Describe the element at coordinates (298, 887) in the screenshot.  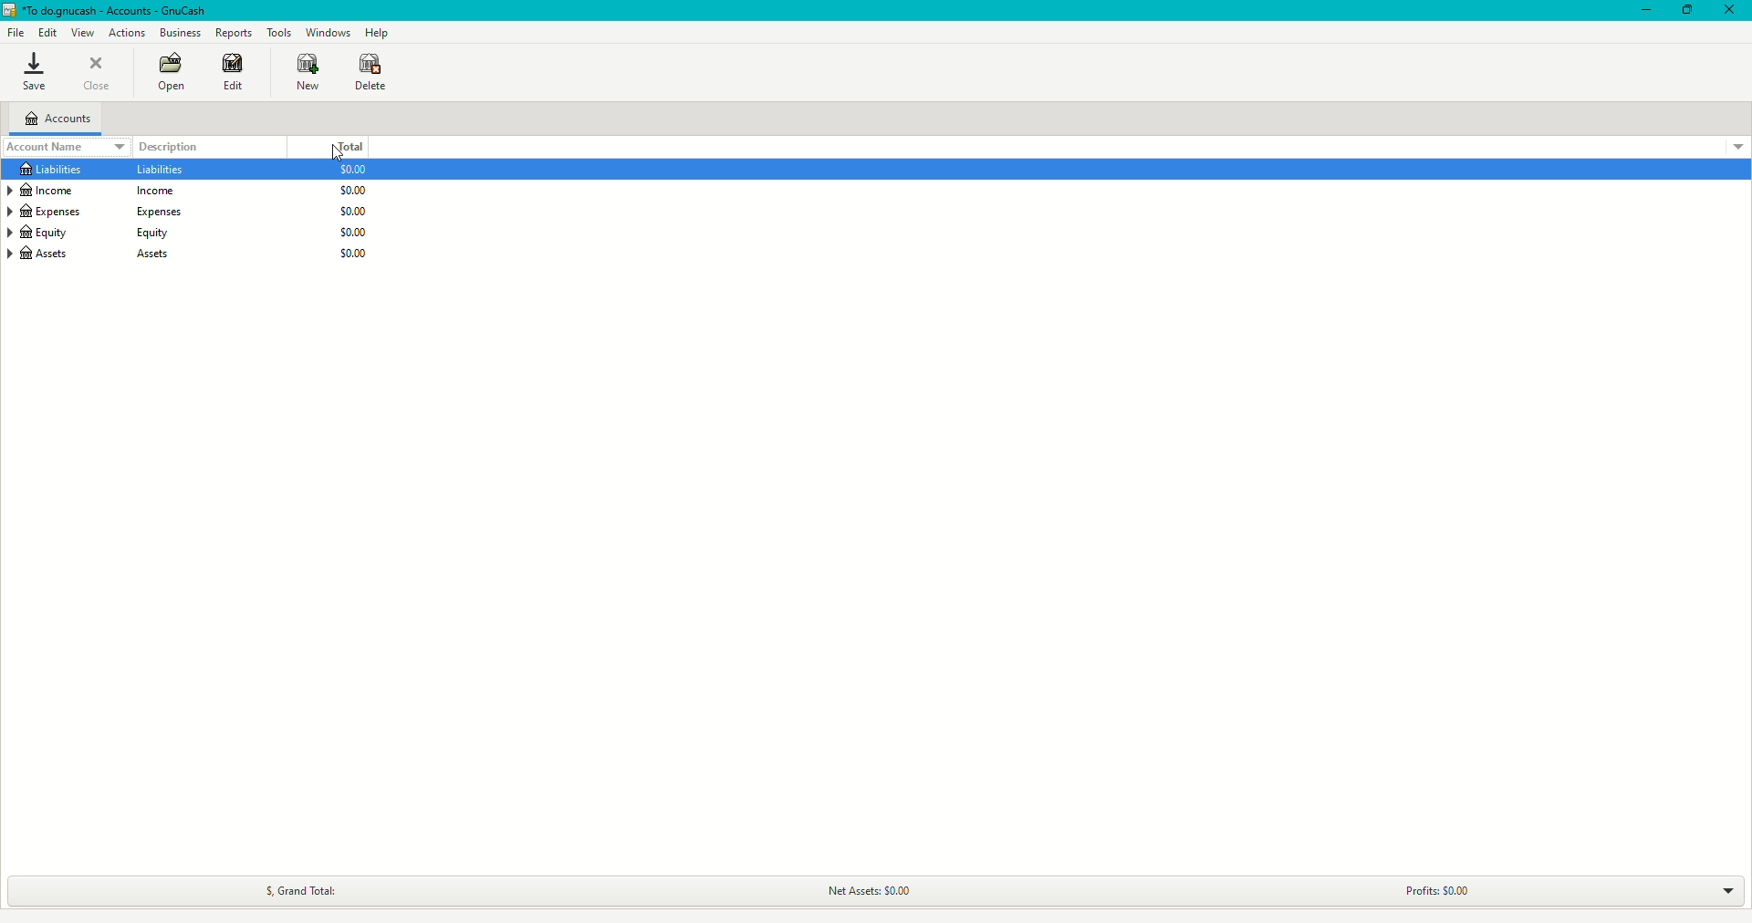
I see `Grand Total` at that location.